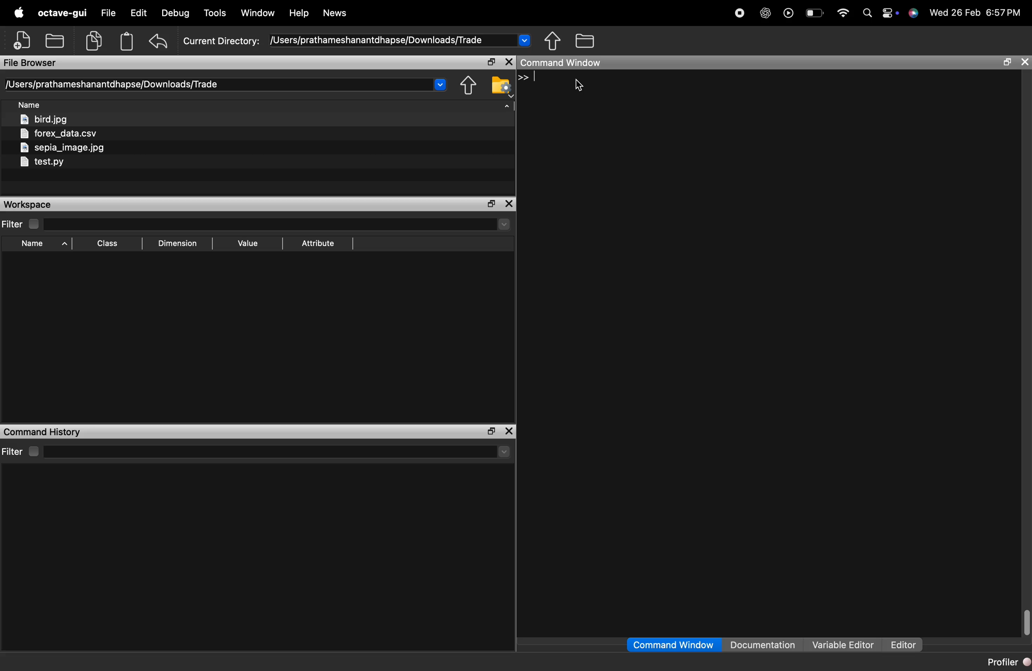 The image size is (1032, 671). What do you see at coordinates (552, 41) in the screenshot?
I see `one directory up` at bounding box center [552, 41].